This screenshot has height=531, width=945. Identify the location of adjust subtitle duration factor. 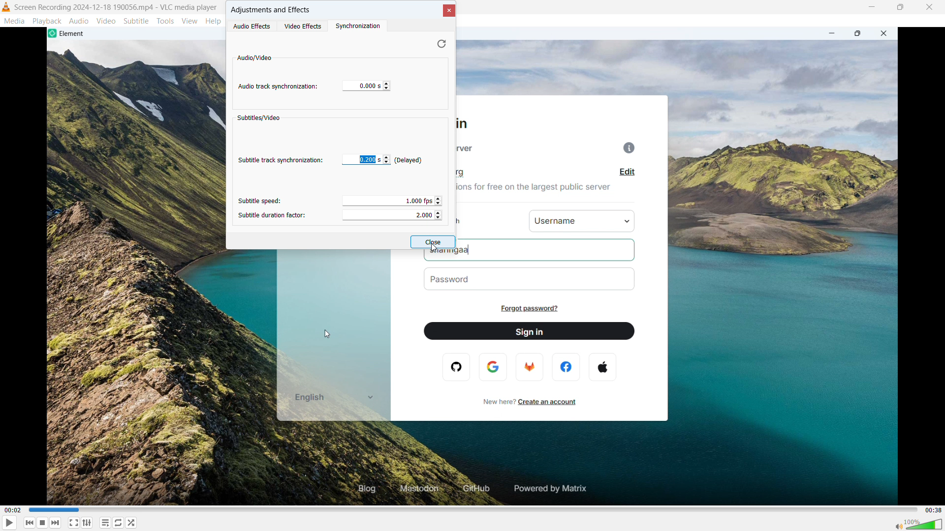
(391, 215).